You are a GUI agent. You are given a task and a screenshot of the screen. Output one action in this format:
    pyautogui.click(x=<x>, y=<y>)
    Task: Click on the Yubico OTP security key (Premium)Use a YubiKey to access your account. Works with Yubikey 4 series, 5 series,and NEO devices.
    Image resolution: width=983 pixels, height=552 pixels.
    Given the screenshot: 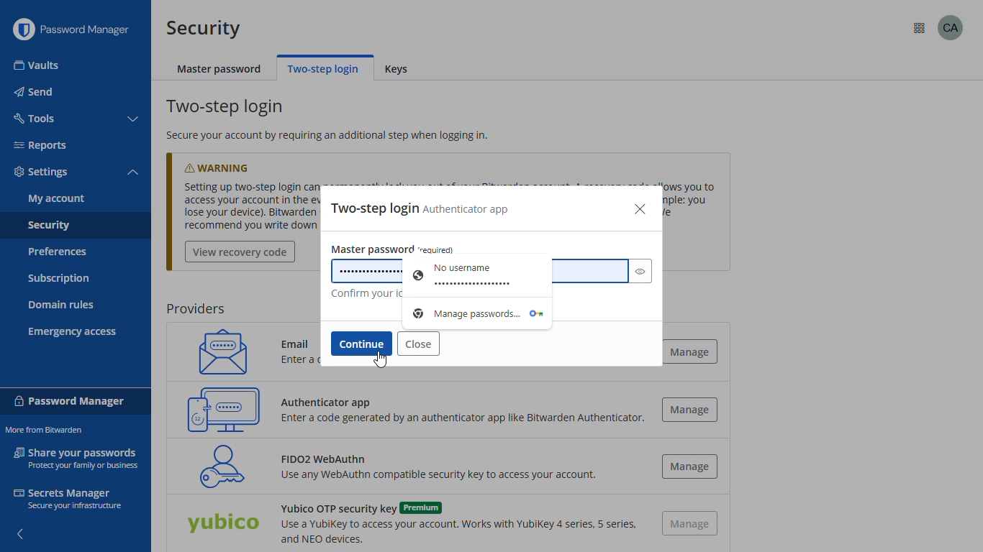 What is the action you would take?
    pyautogui.click(x=456, y=523)
    